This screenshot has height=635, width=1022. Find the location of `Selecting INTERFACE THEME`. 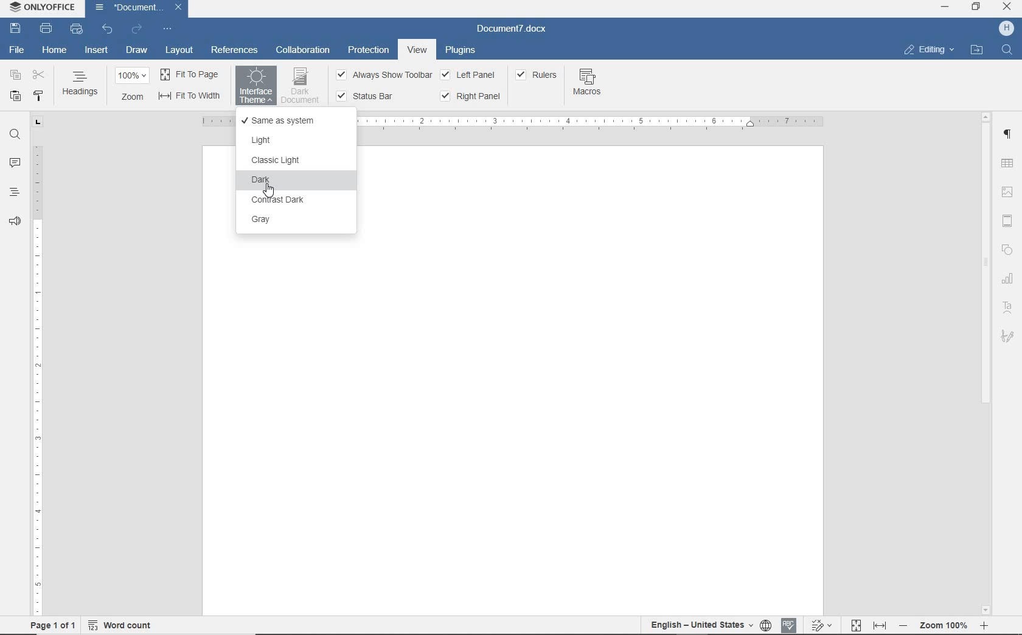

Selecting INTERFACE THEME is located at coordinates (256, 87).